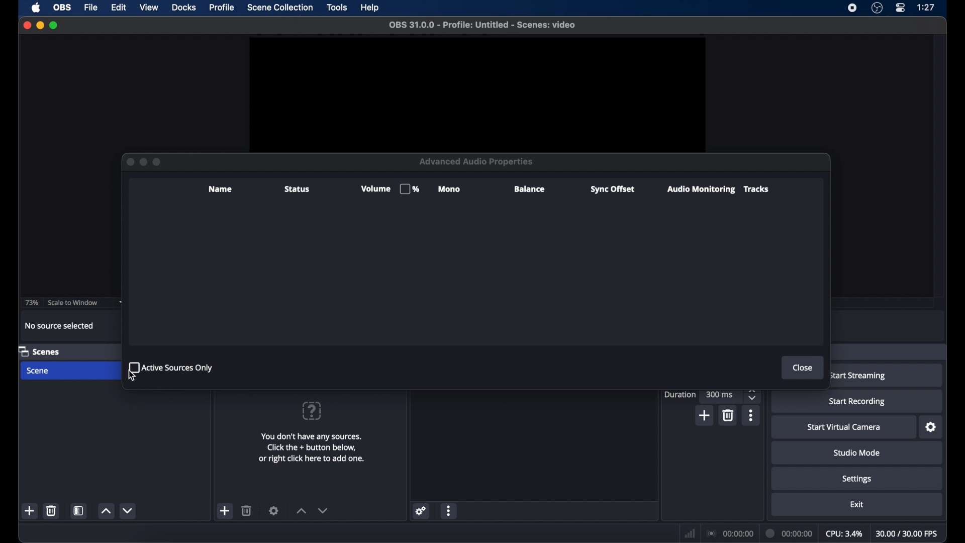 This screenshot has width=965, height=543. What do you see at coordinates (311, 410) in the screenshot?
I see `help icon` at bounding box center [311, 410].